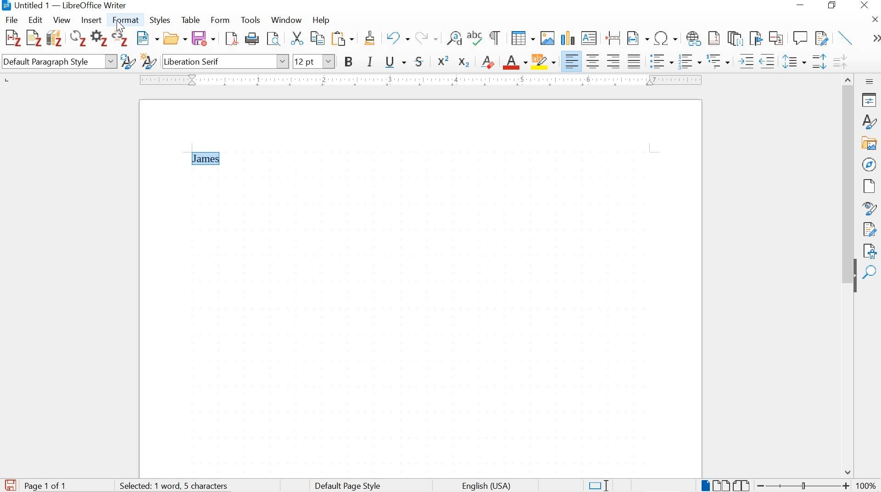 The height and width of the screenshot is (492, 881). I want to click on insert footnote, so click(694, 39).